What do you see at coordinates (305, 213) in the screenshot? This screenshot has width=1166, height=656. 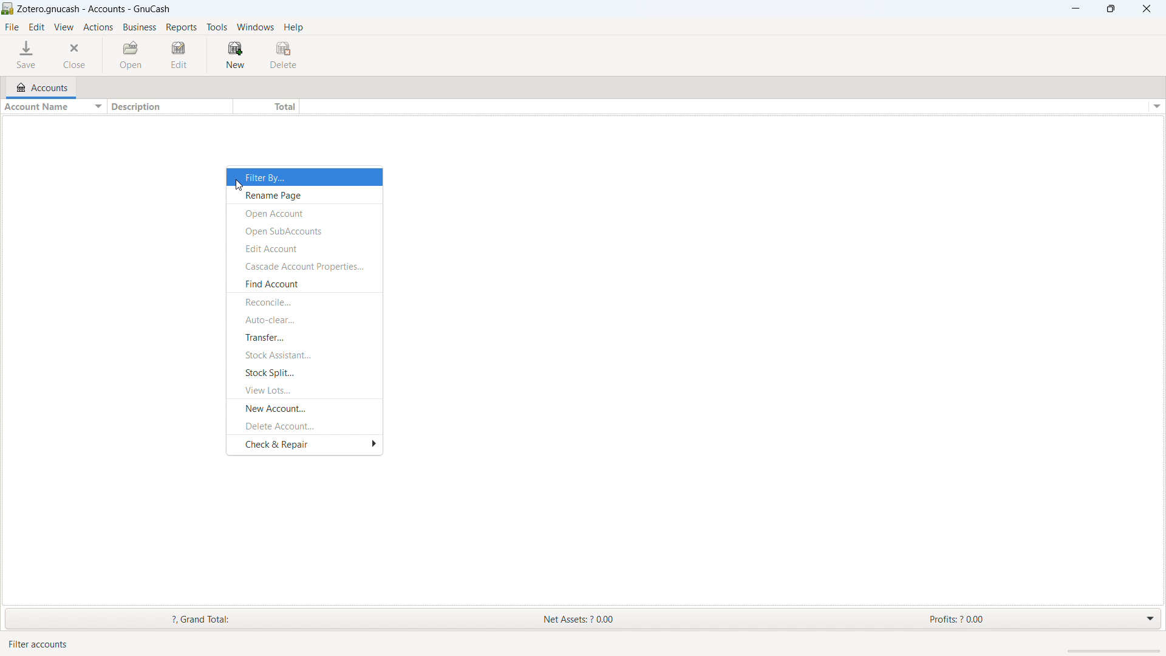 I see `open account` at bounding box center [305, 213].